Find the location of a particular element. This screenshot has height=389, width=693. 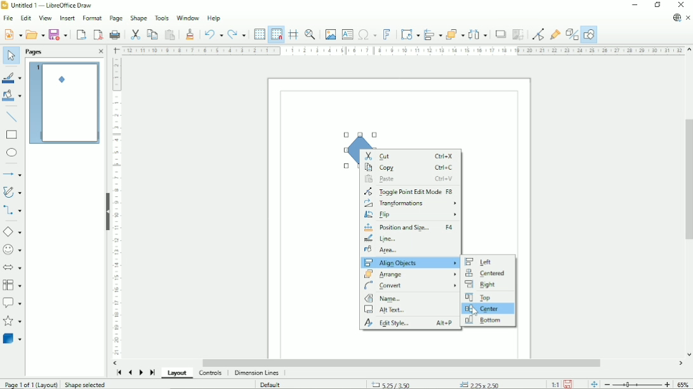

Undo is located at coordinates (213, 34).